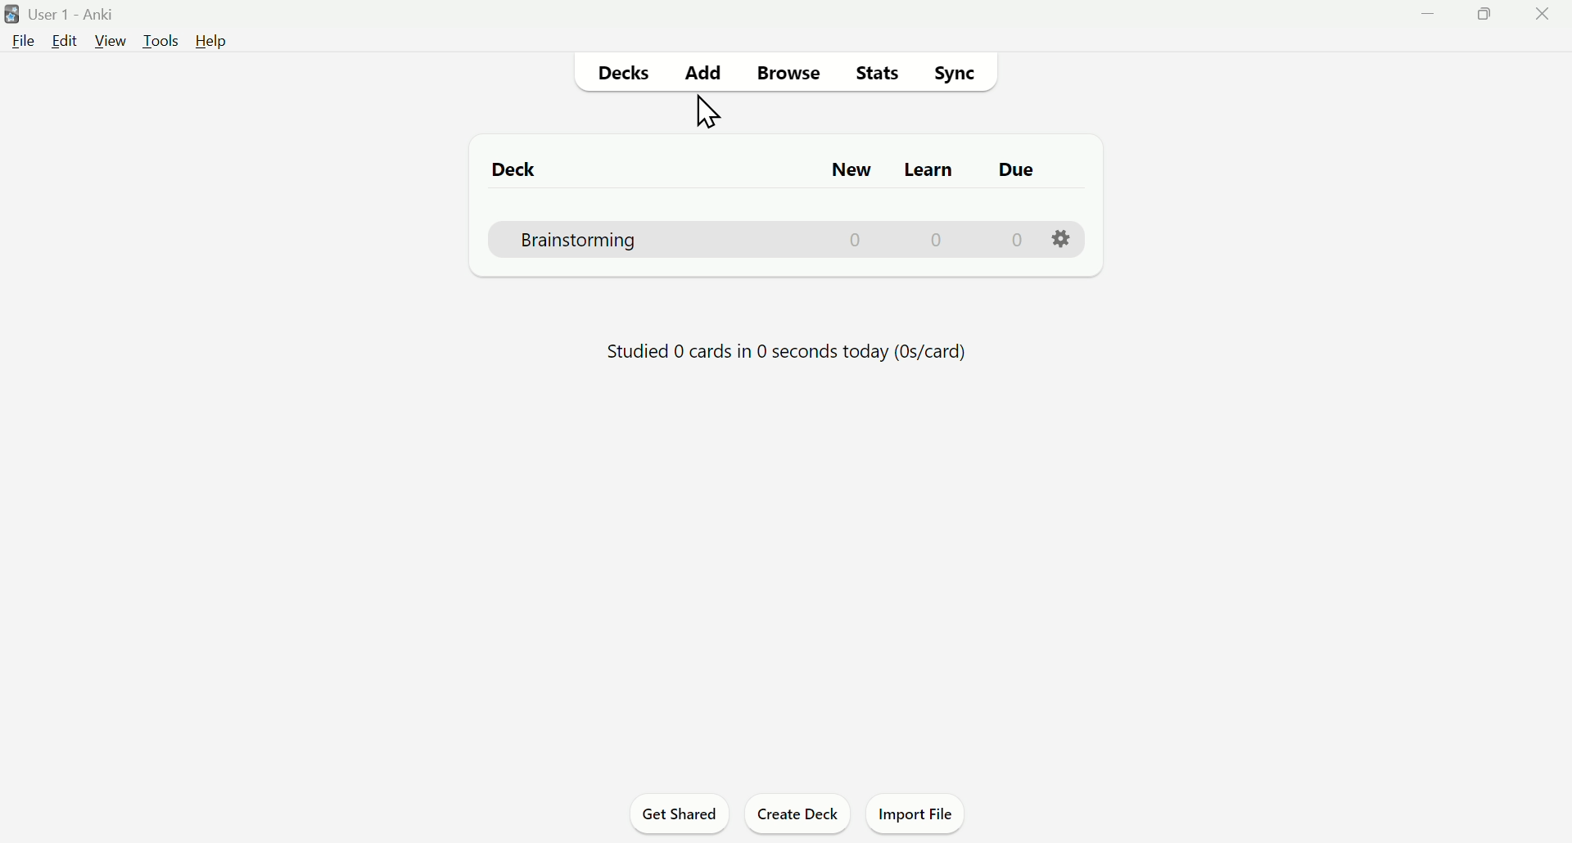  Describe the element at coordinates (215, 40) in the screenshot. I see `` at that location.